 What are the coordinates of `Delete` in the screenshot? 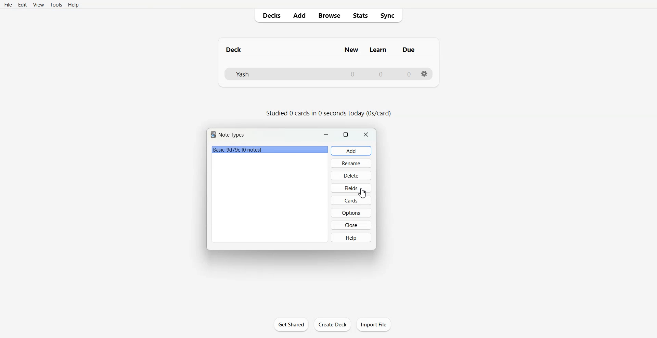 It's located at (351, 175).